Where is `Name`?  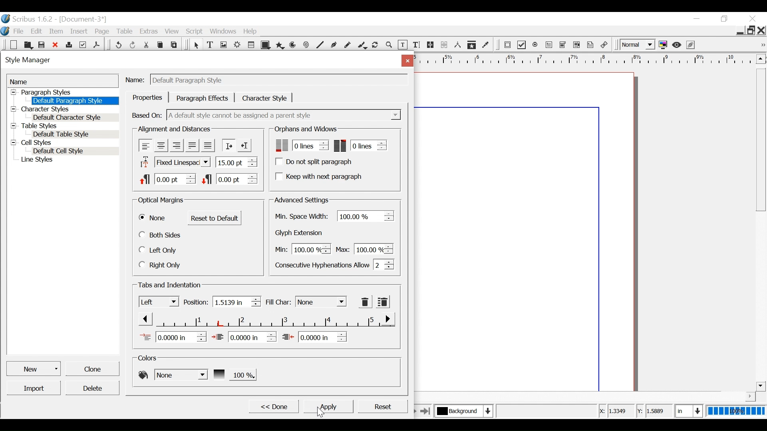
Name is located at coordinates (136, 79).